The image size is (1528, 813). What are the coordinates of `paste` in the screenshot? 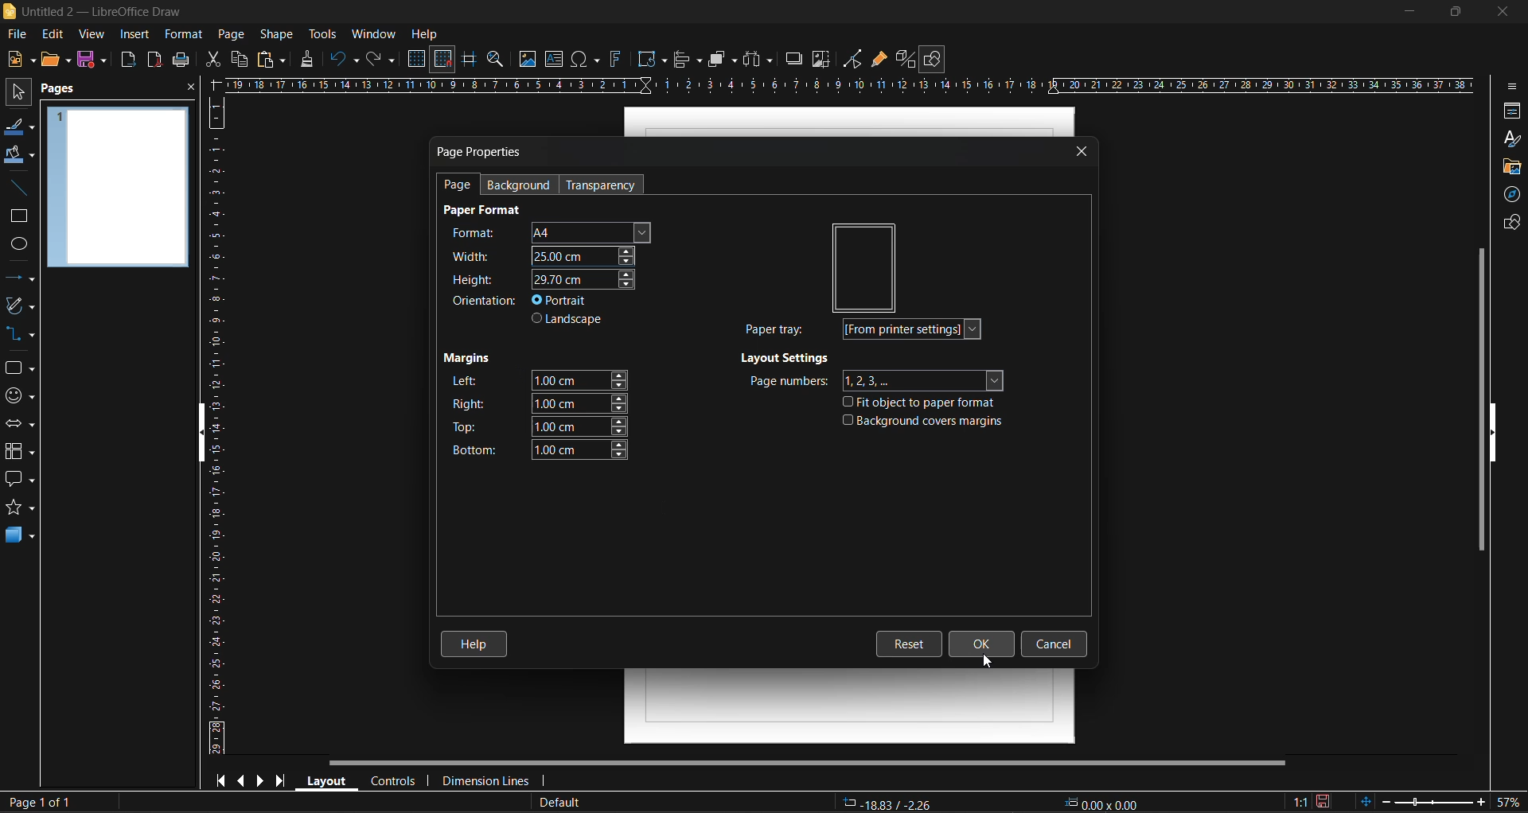 It's located at (270, 60).